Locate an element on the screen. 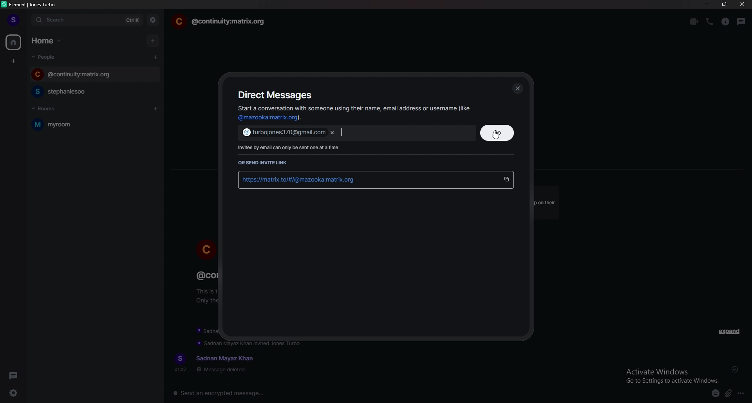  voice call is located at coordinates (709, 21).